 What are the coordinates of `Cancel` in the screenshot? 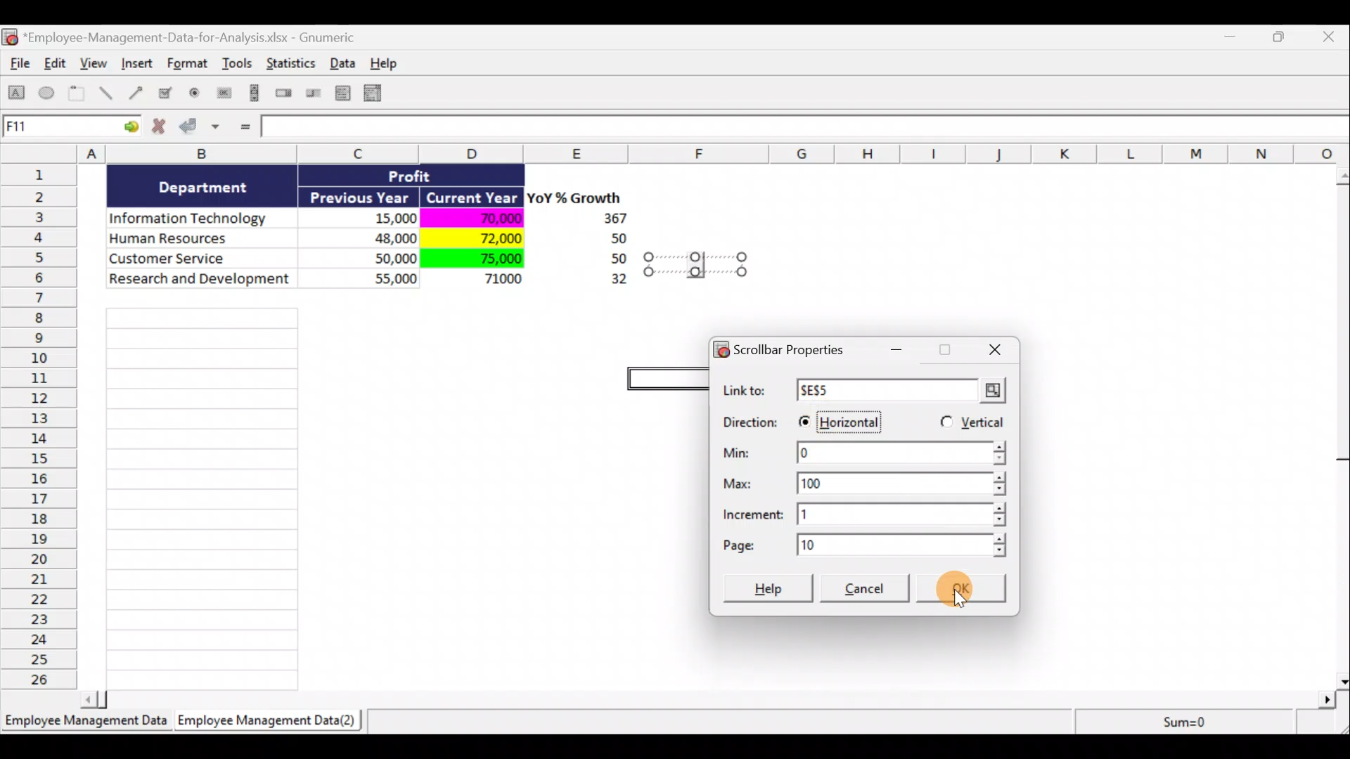 It's located at (867, 590).